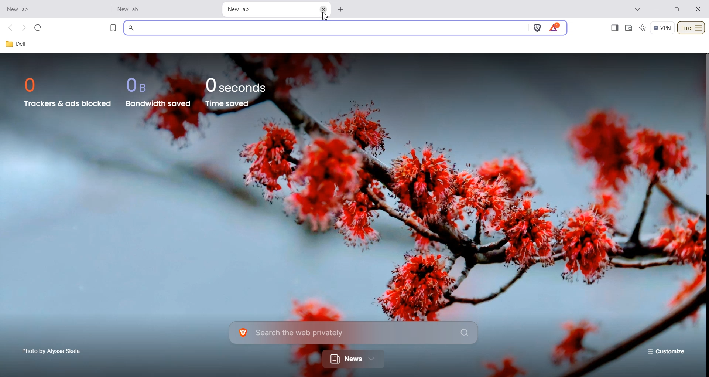  I want to click on Brave Rewards, so click(554, 28).